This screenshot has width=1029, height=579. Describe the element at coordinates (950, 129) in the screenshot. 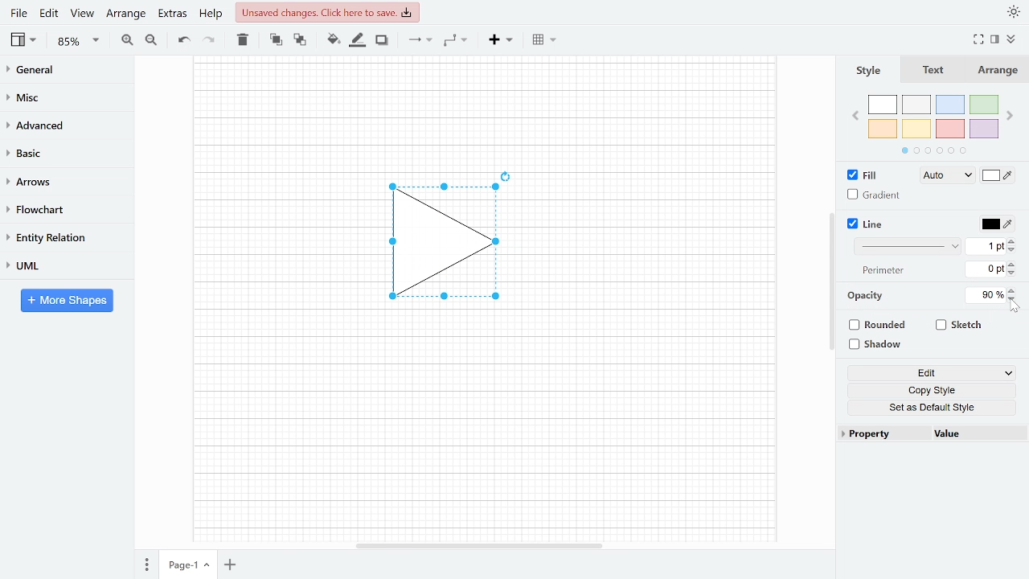

I see `red` at that location.